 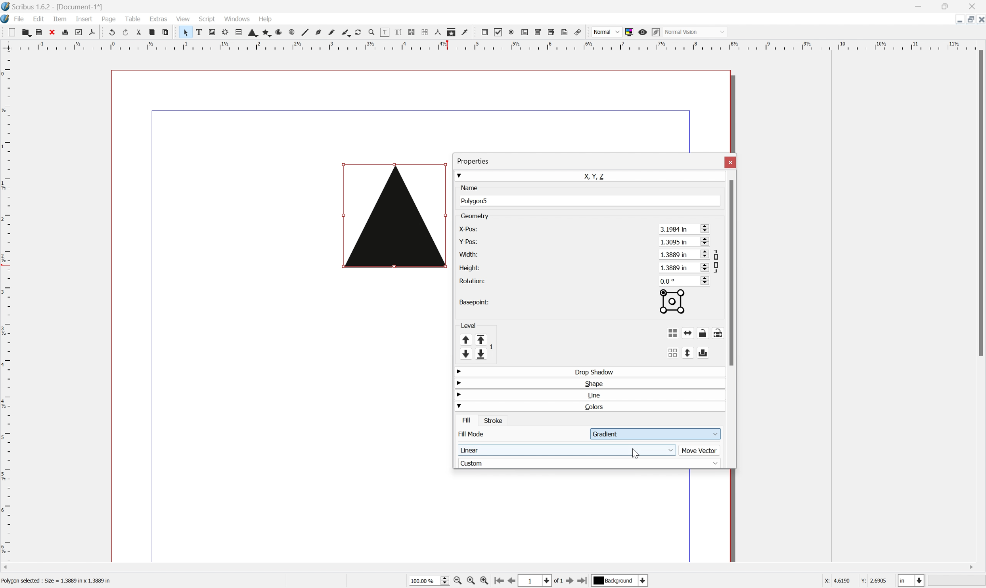 I want to click on Minimize, so click(x=919, y=5).